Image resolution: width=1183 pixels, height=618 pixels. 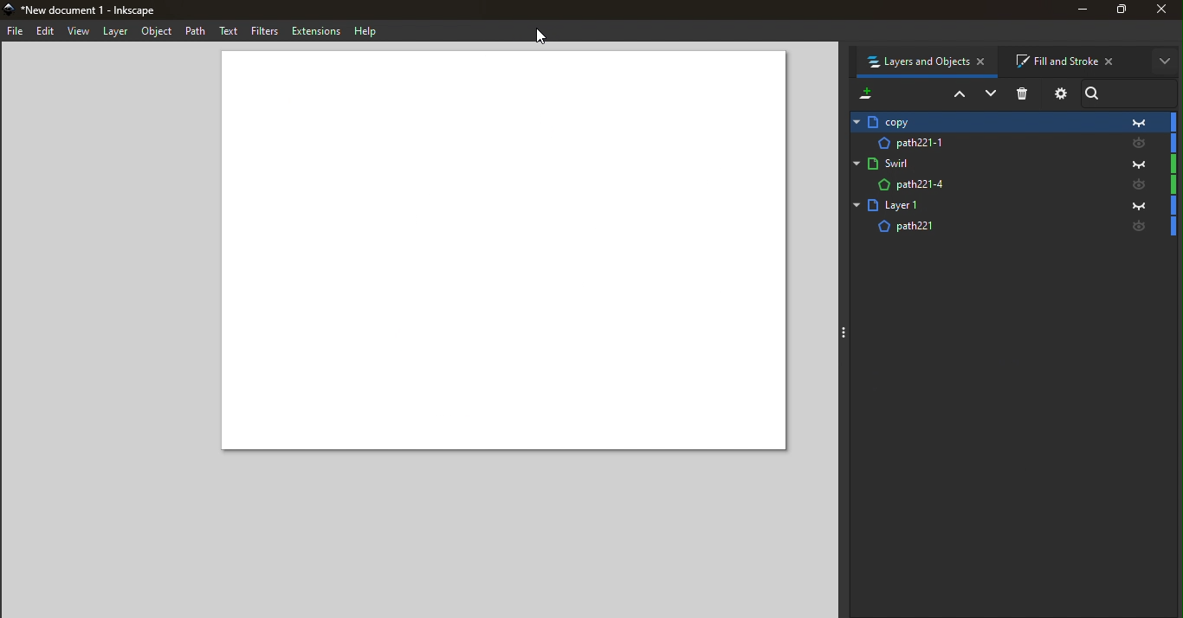 I want to click on Layer, so click(x=979, y=227).